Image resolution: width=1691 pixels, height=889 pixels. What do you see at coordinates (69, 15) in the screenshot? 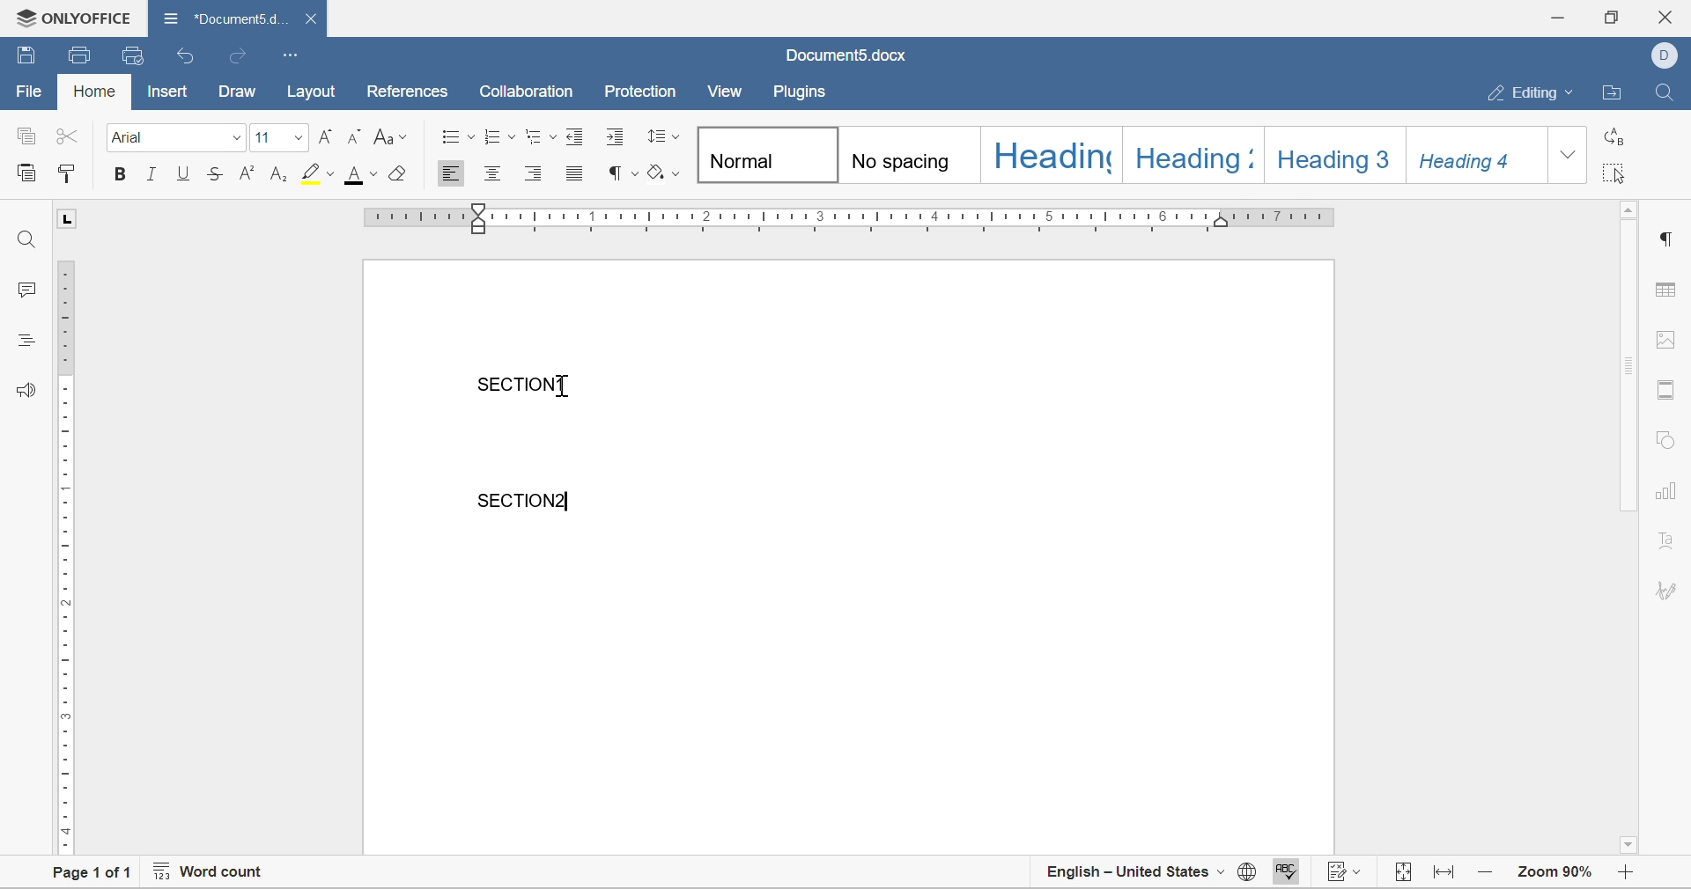
I see `ONLYOFFICE` at bounding box center [69, 15].